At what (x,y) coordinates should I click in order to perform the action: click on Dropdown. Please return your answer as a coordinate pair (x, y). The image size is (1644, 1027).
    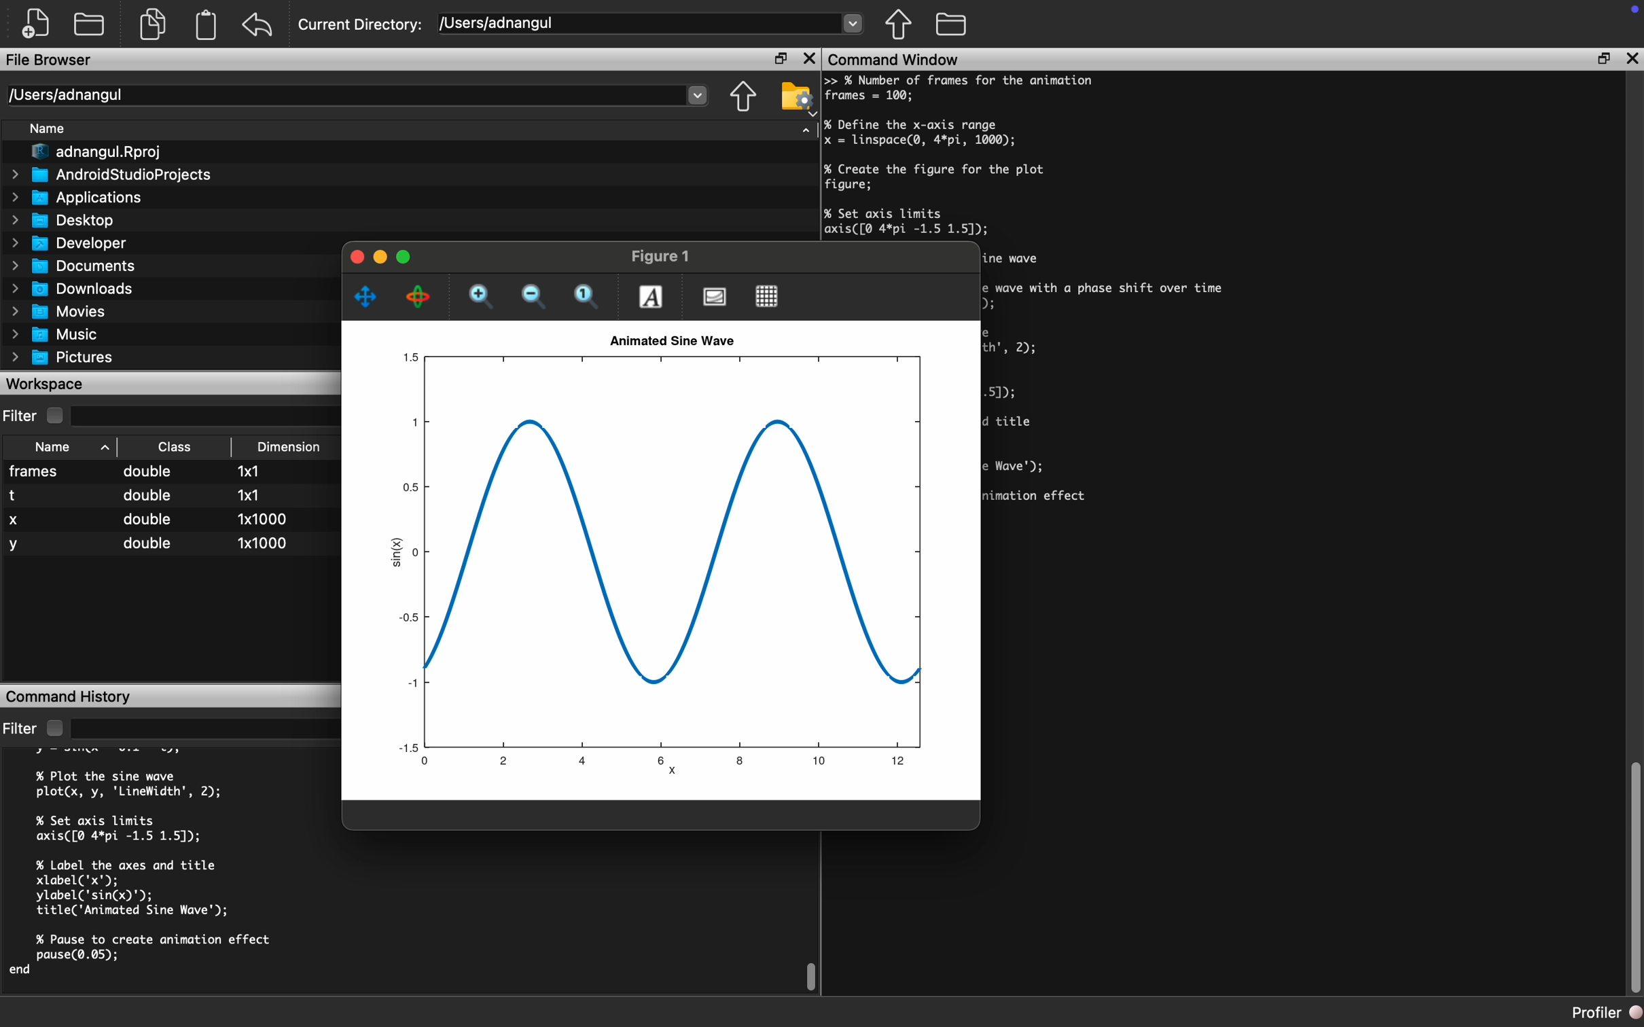
    Looking at the image, I should click on (205, 416).